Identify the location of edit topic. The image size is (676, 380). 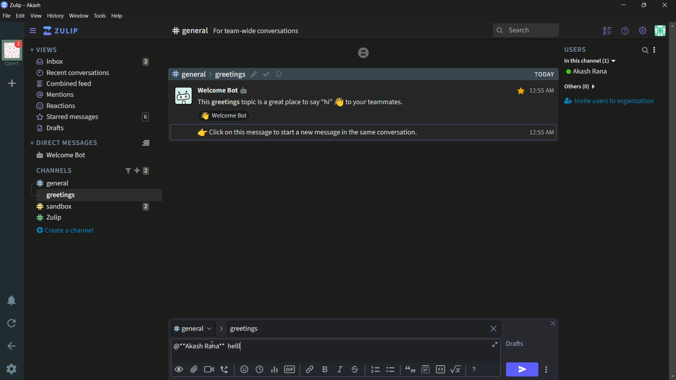
(255, 75).